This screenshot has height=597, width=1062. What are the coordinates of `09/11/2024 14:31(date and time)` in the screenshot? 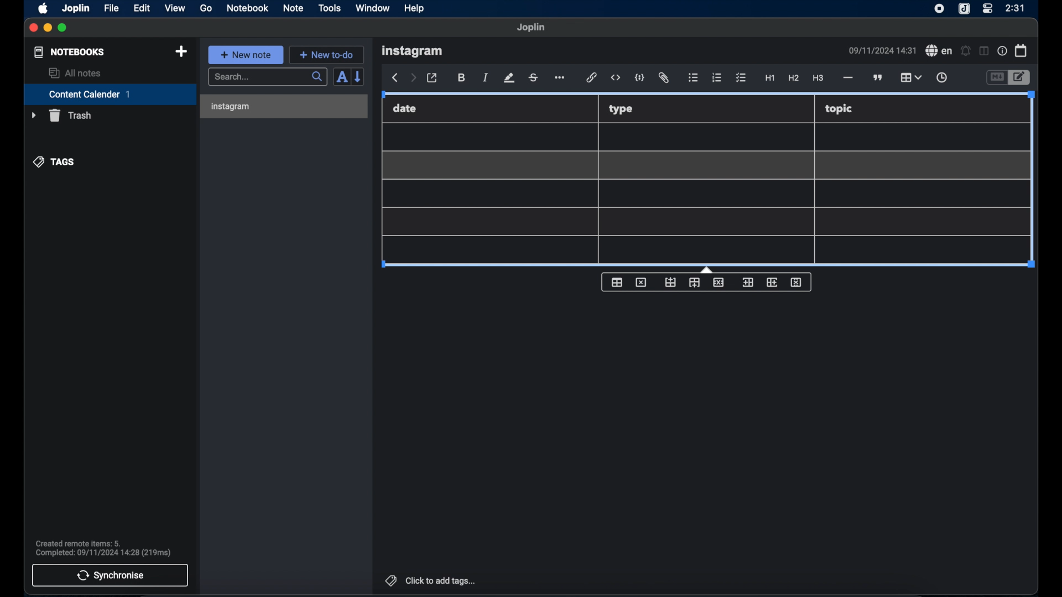 It's located at (883, 50).